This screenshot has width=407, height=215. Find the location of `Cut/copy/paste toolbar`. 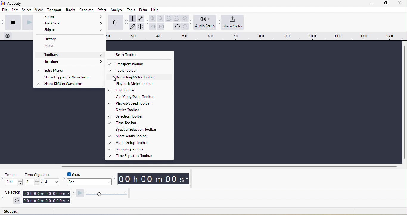

Cut/copy/paste toolbar is located at coordinates (143, 96).